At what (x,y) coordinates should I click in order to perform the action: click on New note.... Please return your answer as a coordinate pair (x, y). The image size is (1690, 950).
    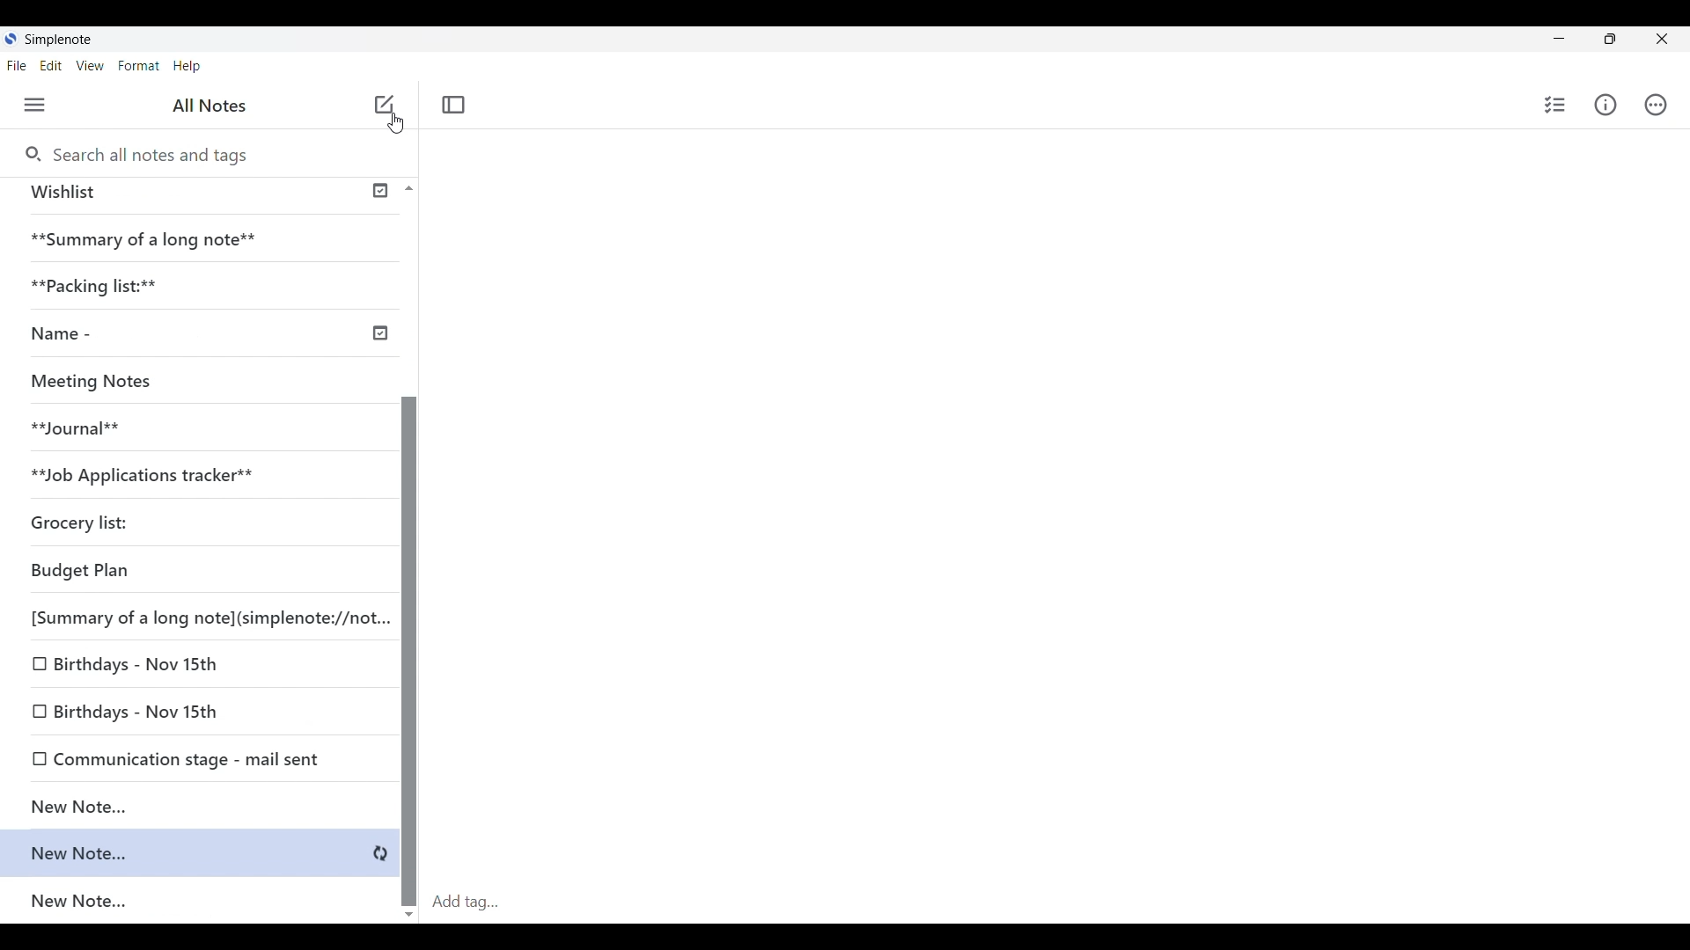
    Looking at the image, I should click on (209, 902).